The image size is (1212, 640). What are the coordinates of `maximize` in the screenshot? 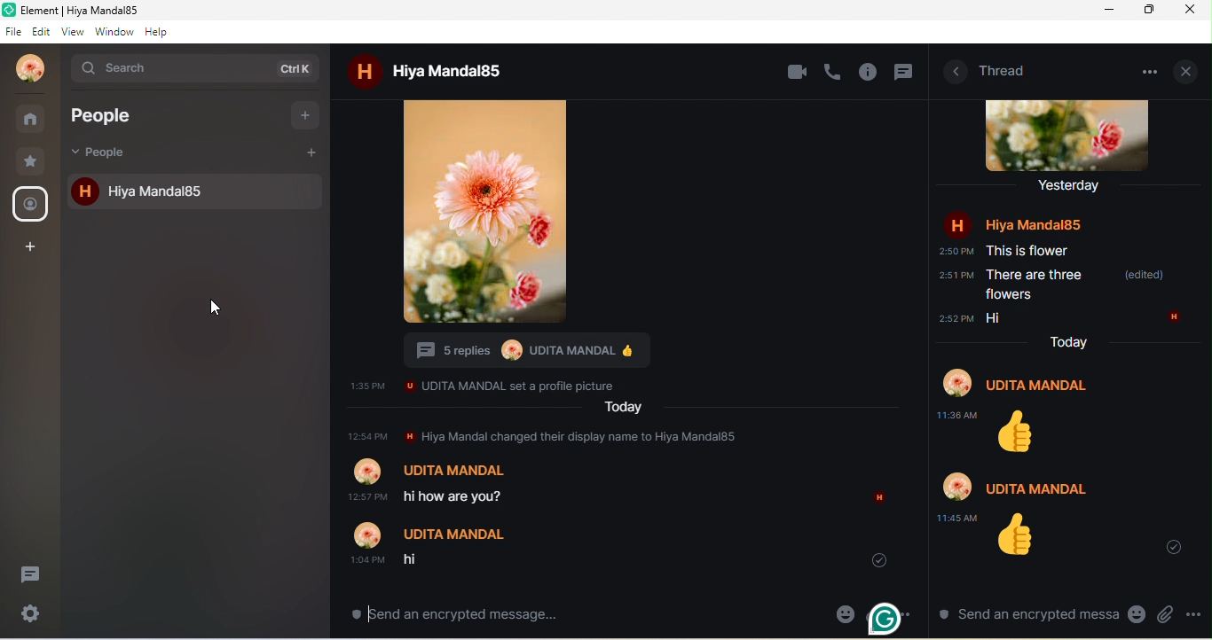 It's located at (1145, 10).